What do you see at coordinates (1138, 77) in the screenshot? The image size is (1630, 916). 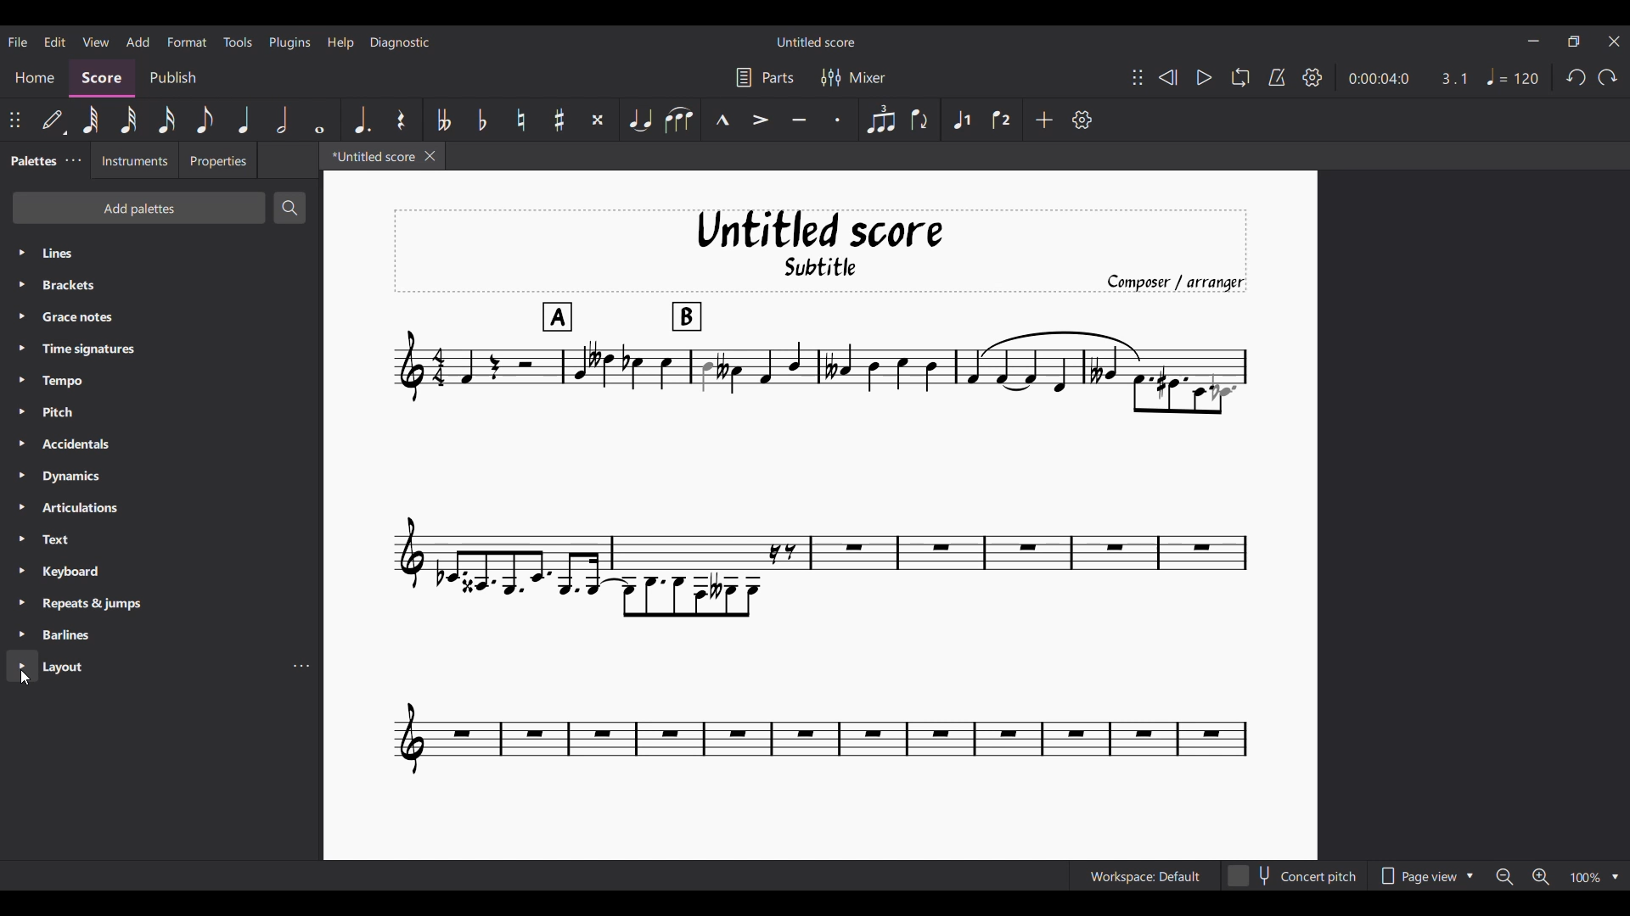 I see `Change position` at bounding box center [1138, 77].